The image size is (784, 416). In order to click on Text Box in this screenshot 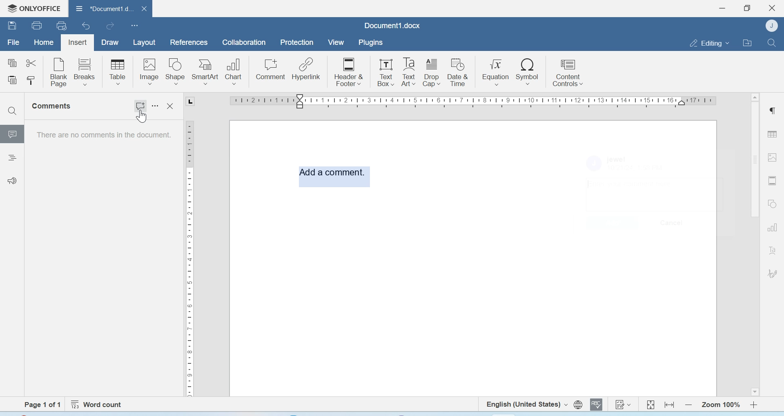, I will do `click(409, 72)`.